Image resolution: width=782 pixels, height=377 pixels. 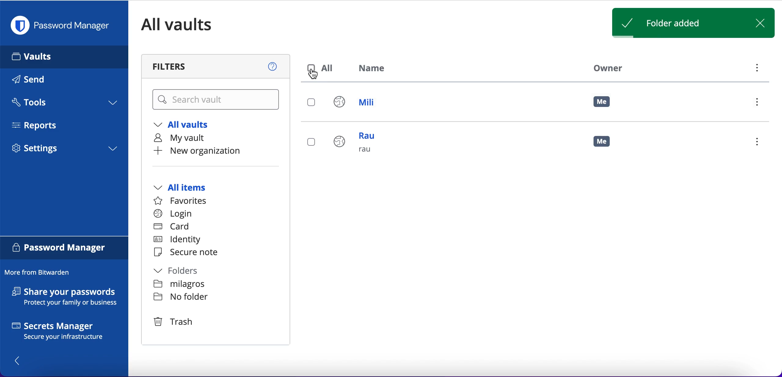 What do you see at coordinates (189, 253) in the screenshot?
I see `secure note` at bounding box center [189, 253].